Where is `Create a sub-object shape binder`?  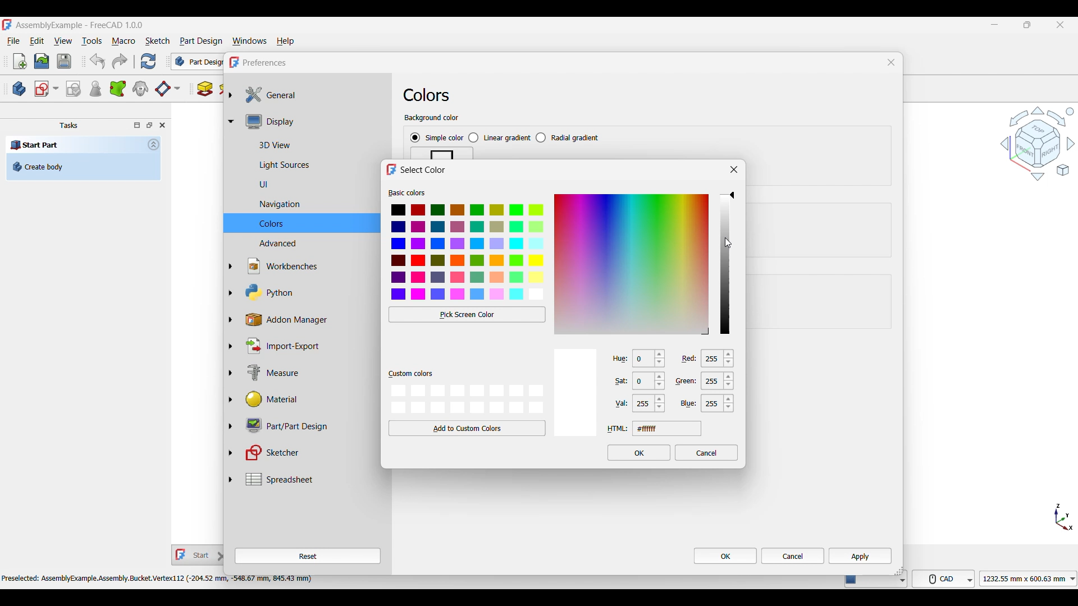 Create a sub-object shape binder is located at coordinates (118, 89).